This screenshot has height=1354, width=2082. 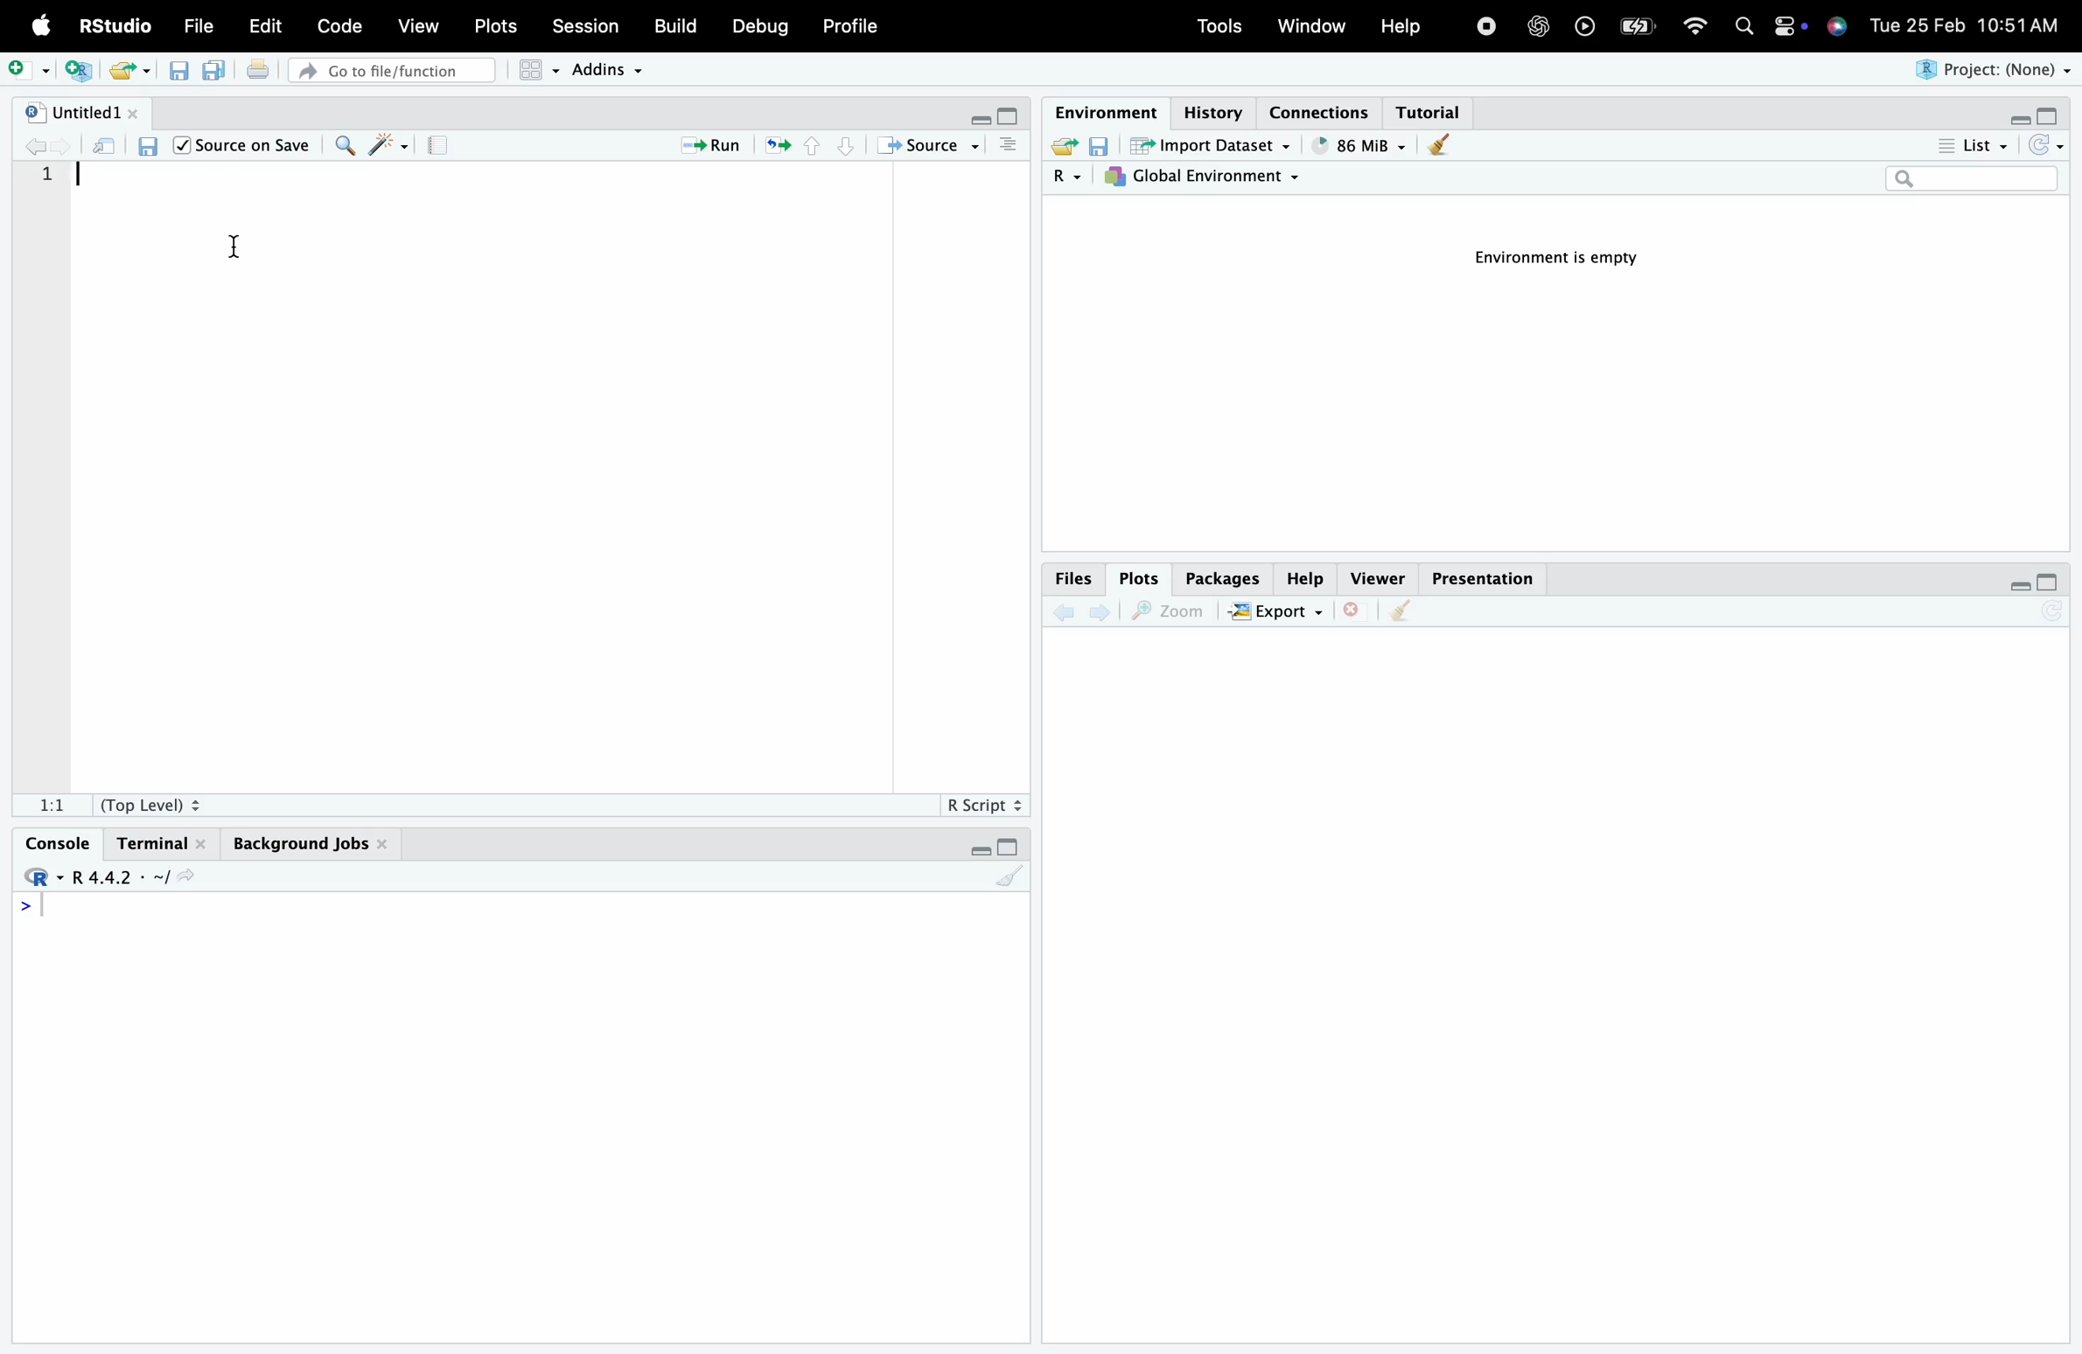 What do you see at coordinates (1098, 143) in the screenshot?
I see `save environment variables` at bounding box center [1098, 143].